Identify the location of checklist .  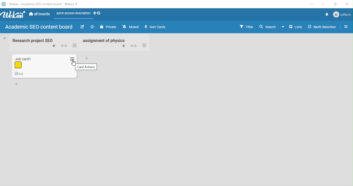
(19, 74).